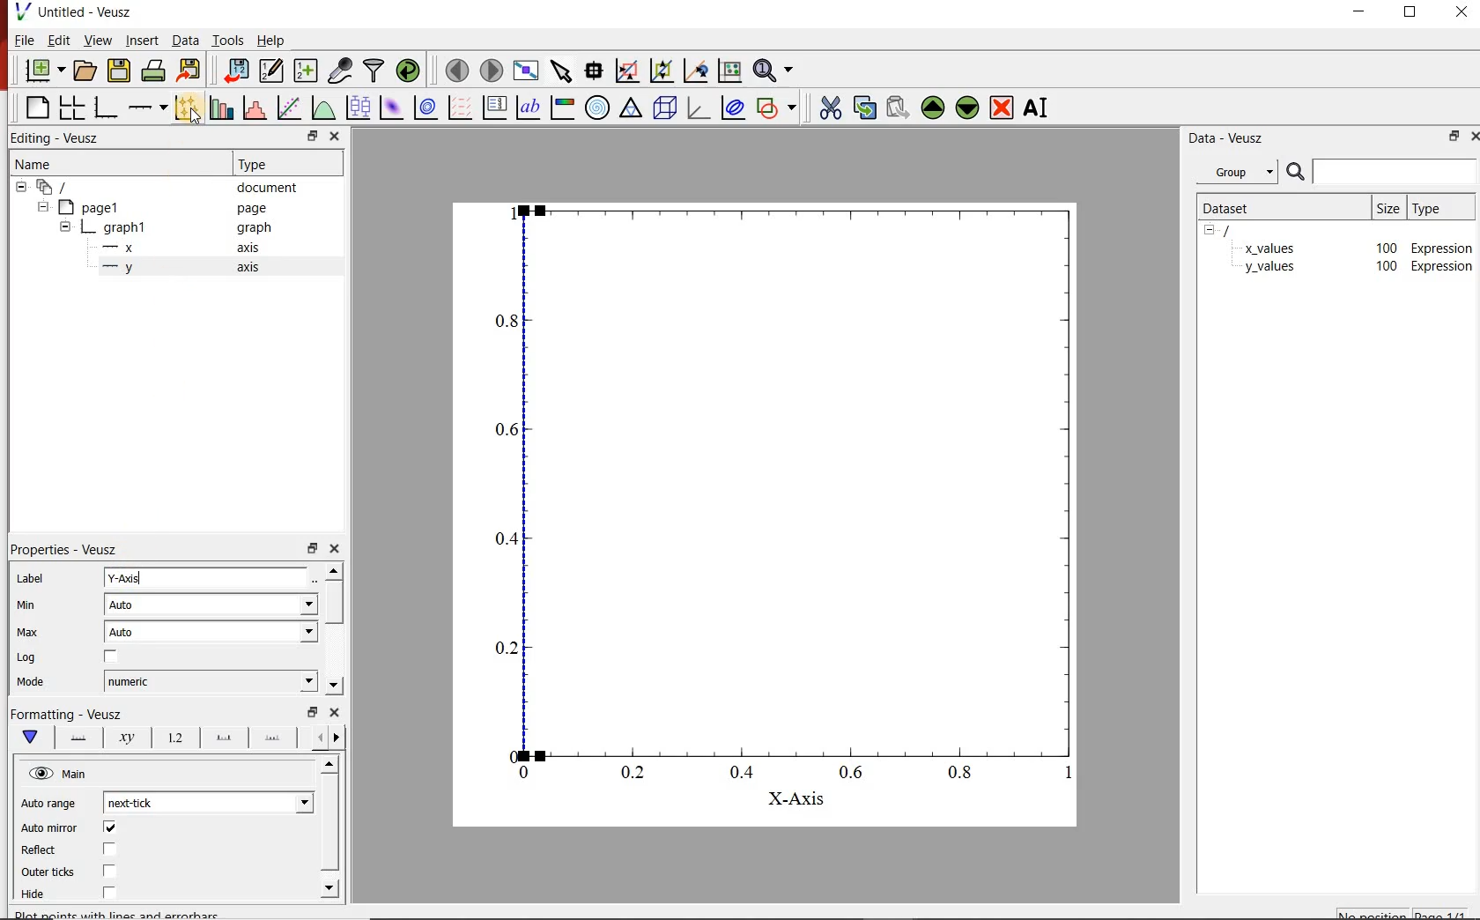 This screenshot has height=920, width=1480. I want to click on | Max, so click(28, 634).